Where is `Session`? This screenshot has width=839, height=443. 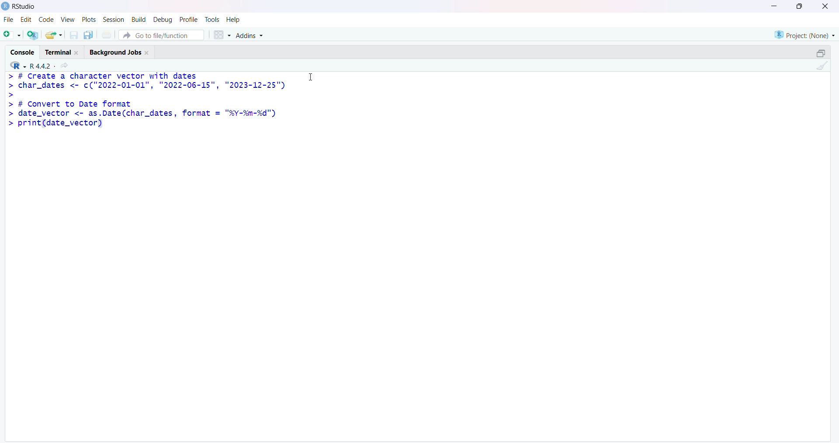
Session is located at coordinates (112, 20).